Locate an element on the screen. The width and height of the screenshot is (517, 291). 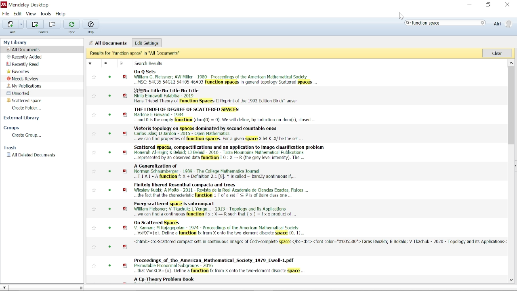
Filter is located at coordinates (5, 287).